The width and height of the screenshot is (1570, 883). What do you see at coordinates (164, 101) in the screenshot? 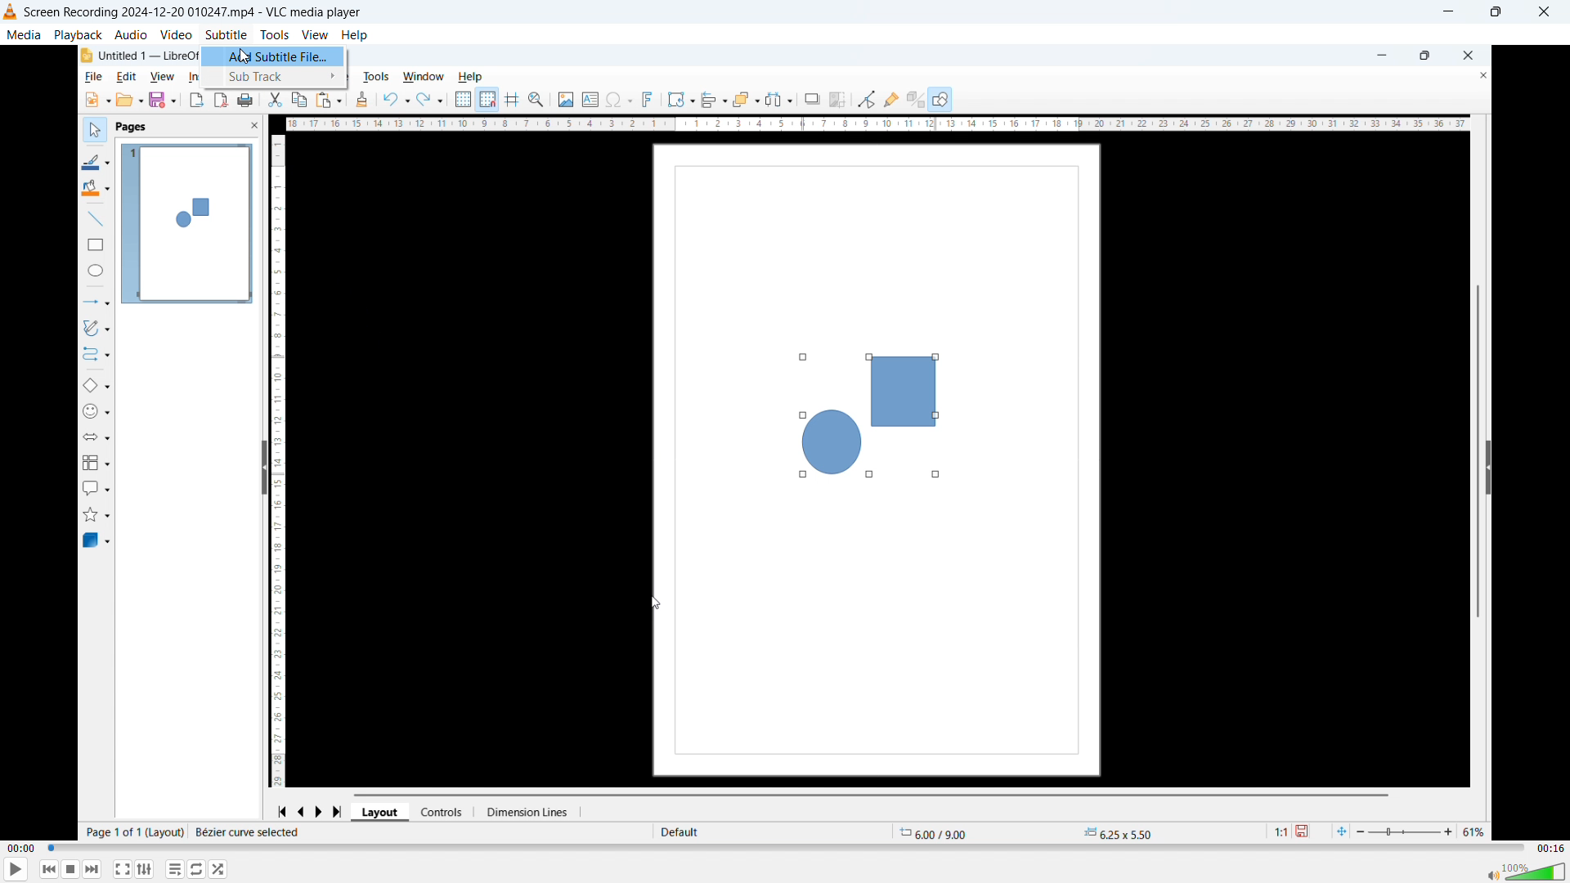
I see `save` at bounding box center [164, 101].